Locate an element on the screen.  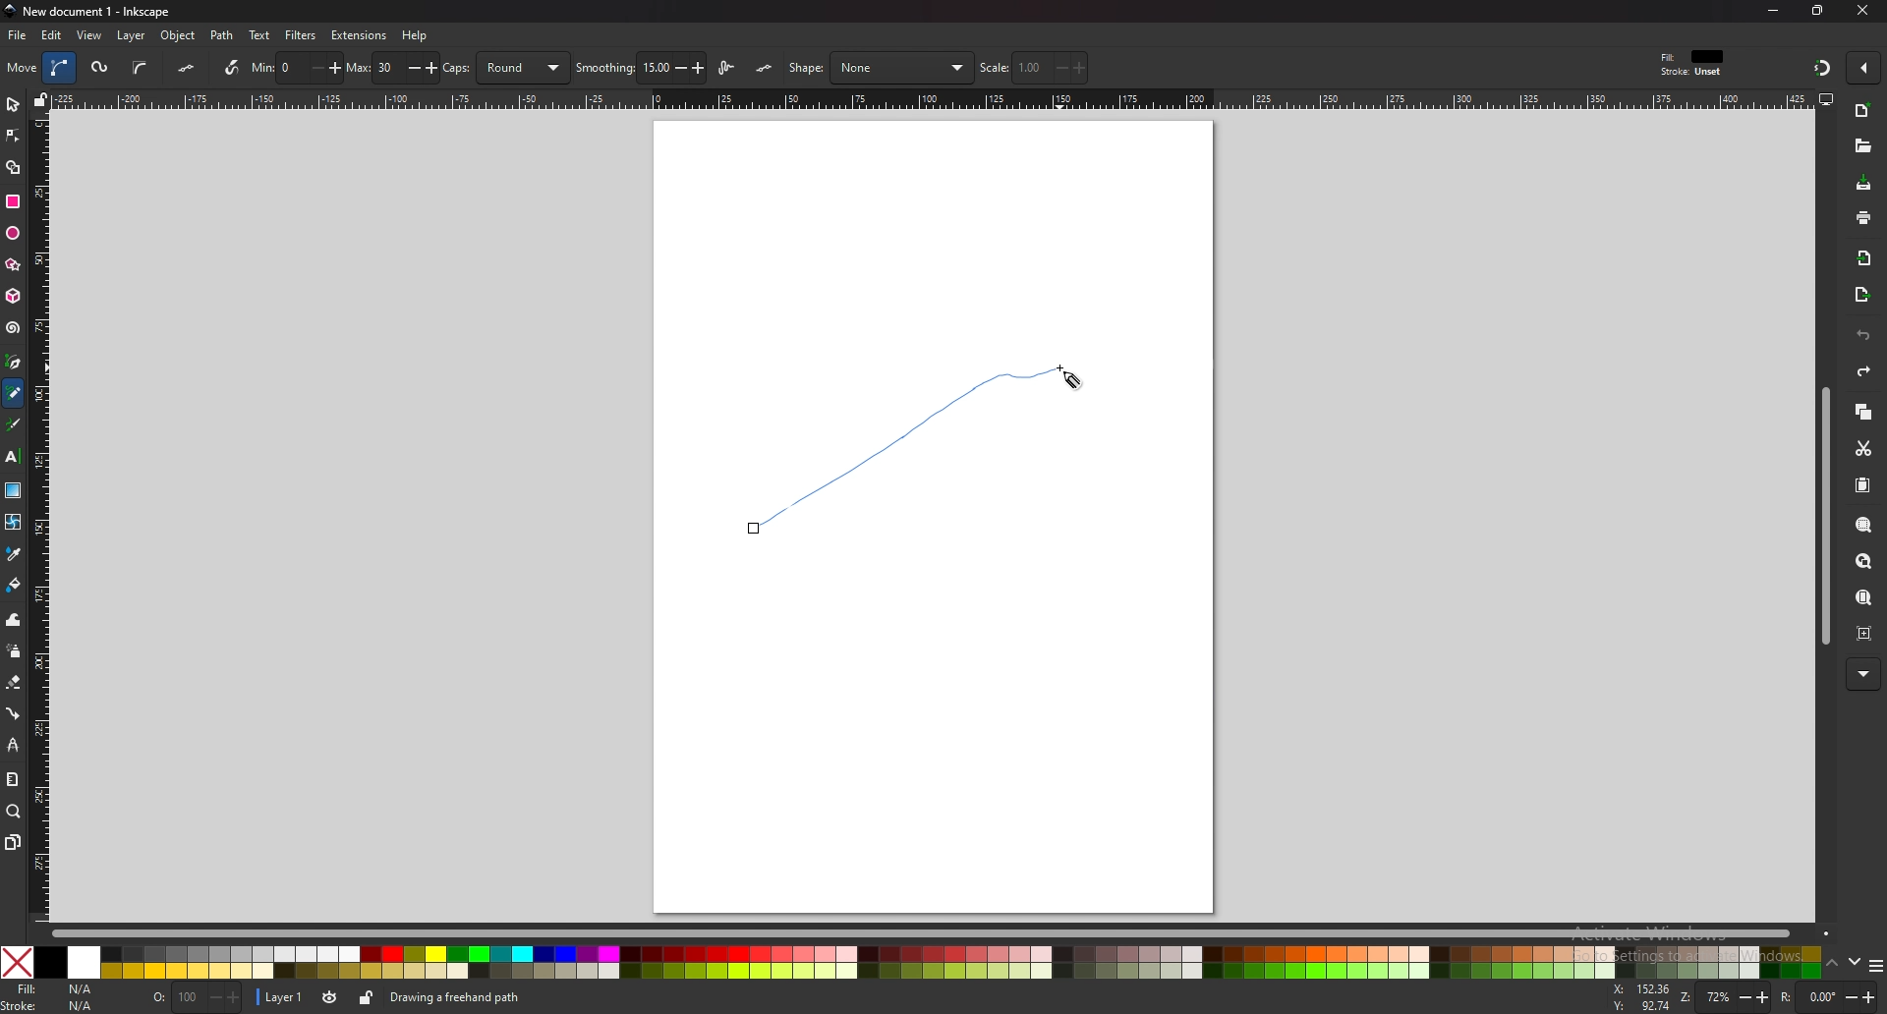
import is located at coordinates (1864, 257).